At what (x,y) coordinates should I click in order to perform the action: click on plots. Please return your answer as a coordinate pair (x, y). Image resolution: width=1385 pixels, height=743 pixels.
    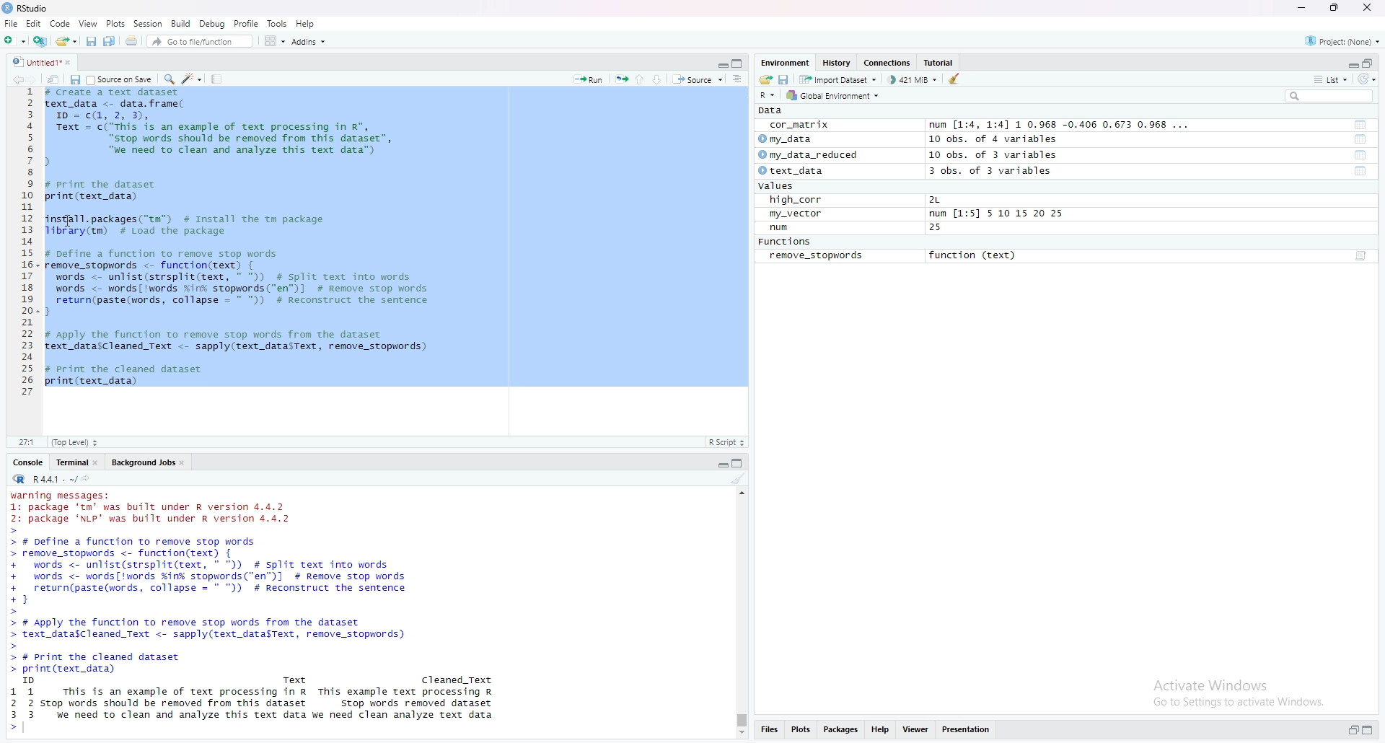
    Looking at the image, I should click on (115, 25).